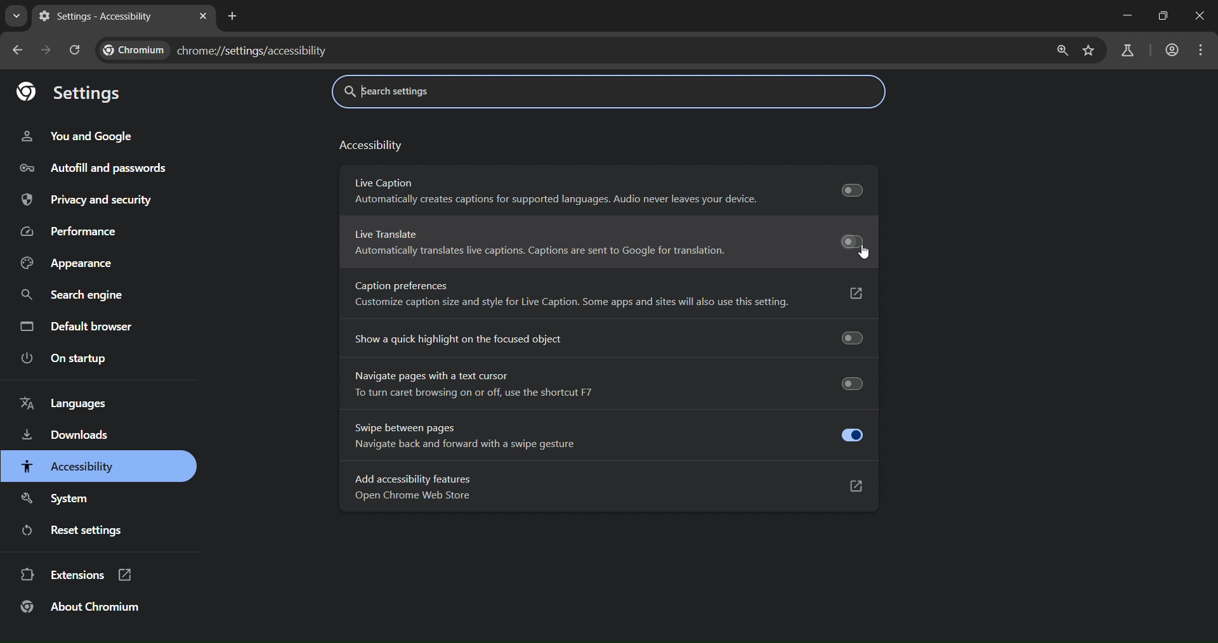 The height and width of the screenshot is (643, 1218). What do you see at coordinates (848, 484) in the screenshot?
I see `button` at bounding box center [848, 484].